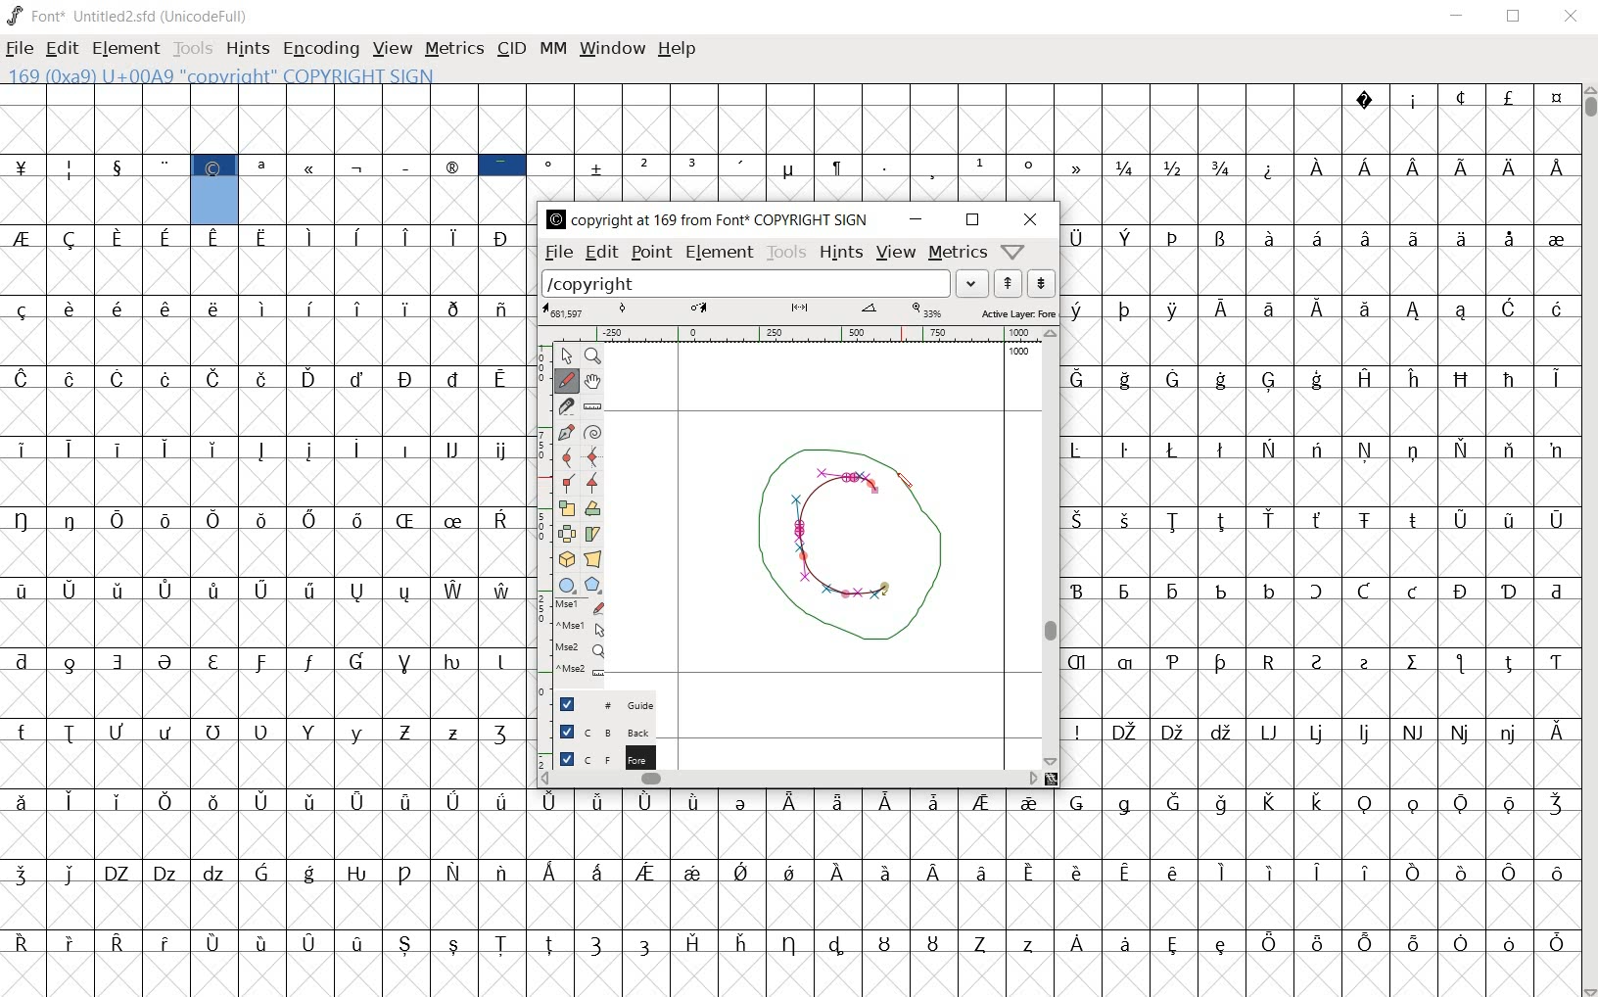  What do you see at coordinates (566, 558) in the screenshot?
I see `rotate the selection in 3D and project back to plane` at bounding box center [566, 558].